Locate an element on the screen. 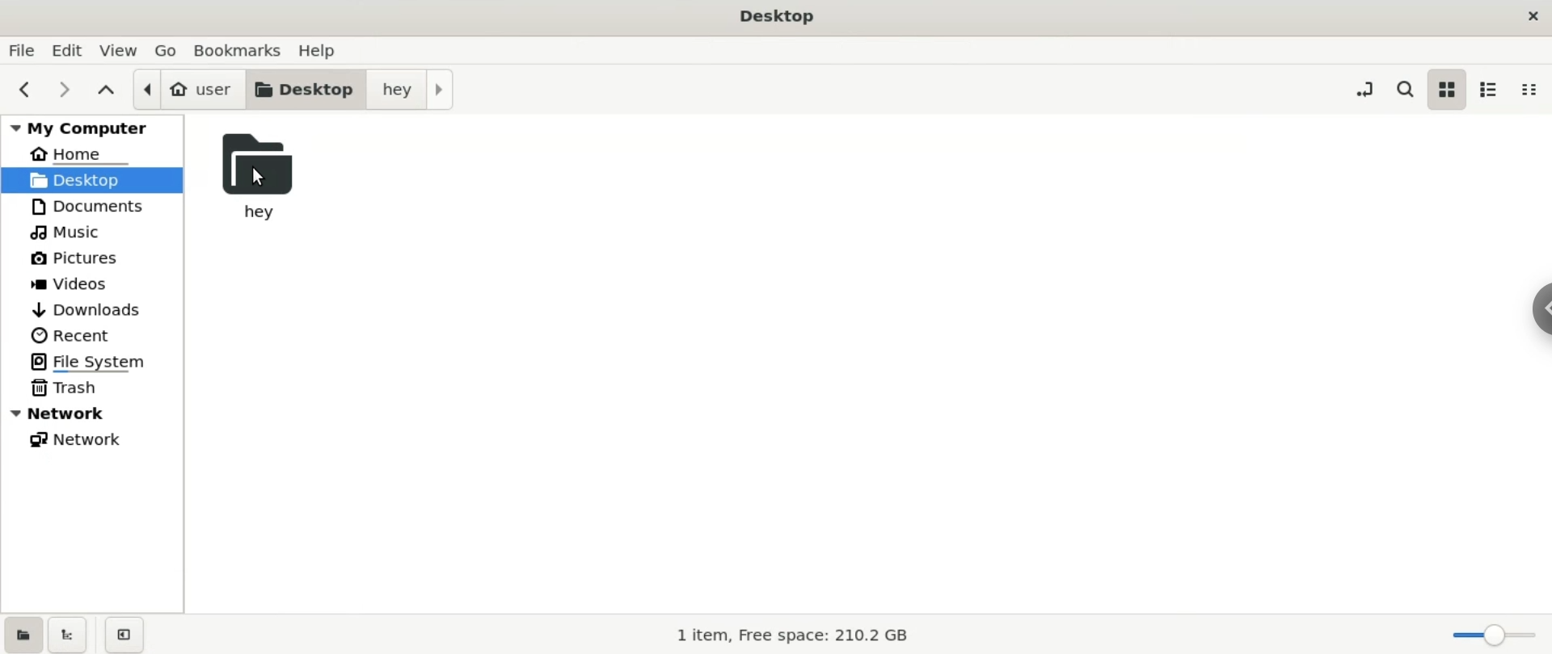 This screenshot has height=654, width=1552. search is located at coordinates (1407, 90).